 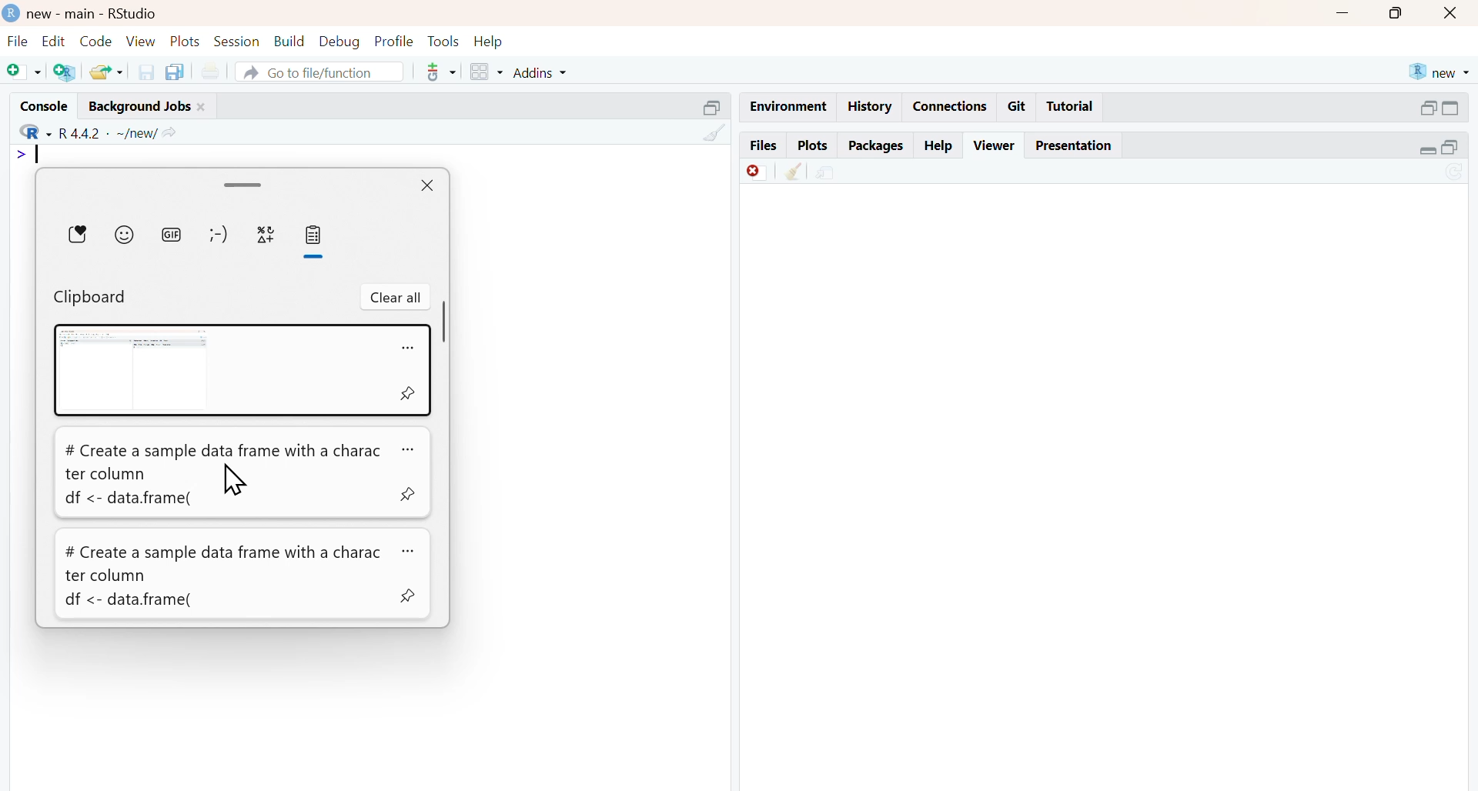 I want to click on clear all, so click(x=394, y=298).